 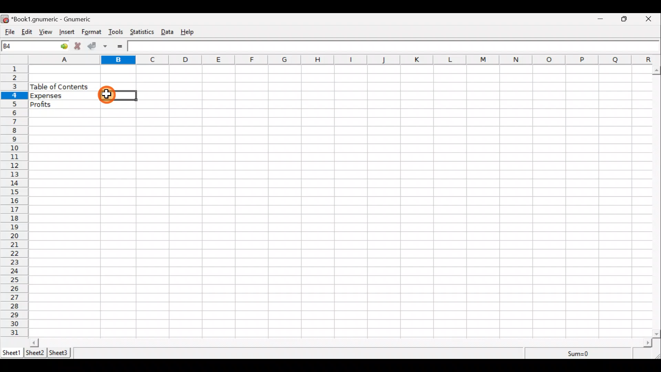 I want to click on Cancel change, so click(x=79, y=47).